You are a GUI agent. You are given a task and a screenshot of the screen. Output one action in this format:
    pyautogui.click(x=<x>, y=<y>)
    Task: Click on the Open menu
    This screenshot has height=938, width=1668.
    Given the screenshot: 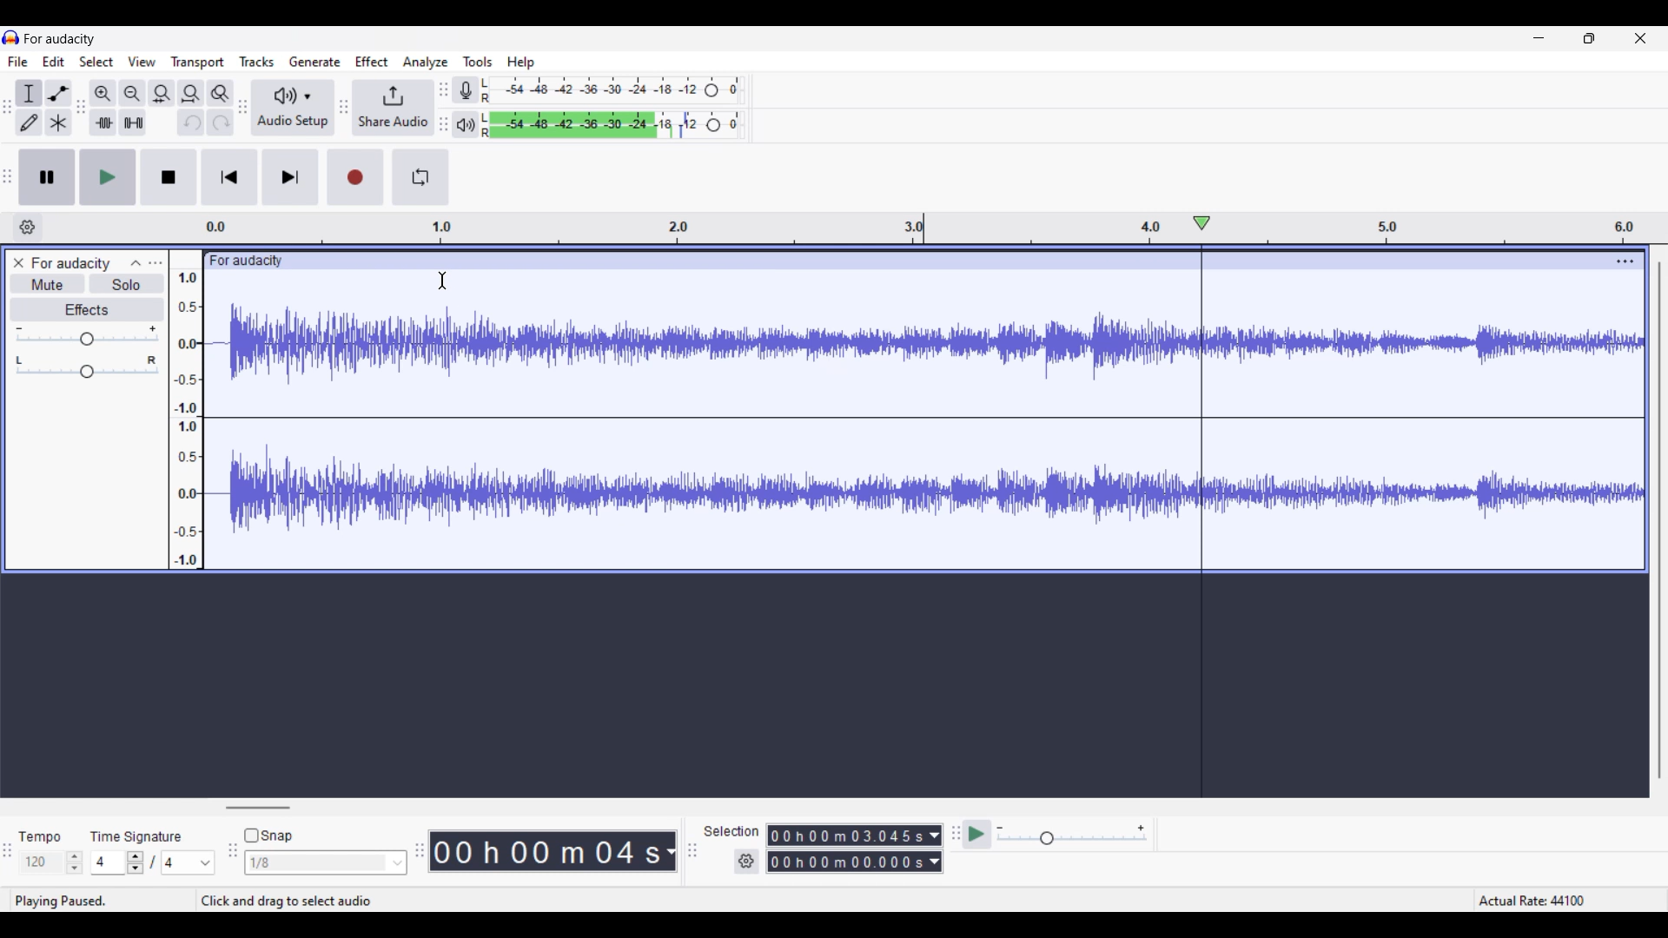 What is the action you would take?
    pyautogui.click(x=156, y=263)
    